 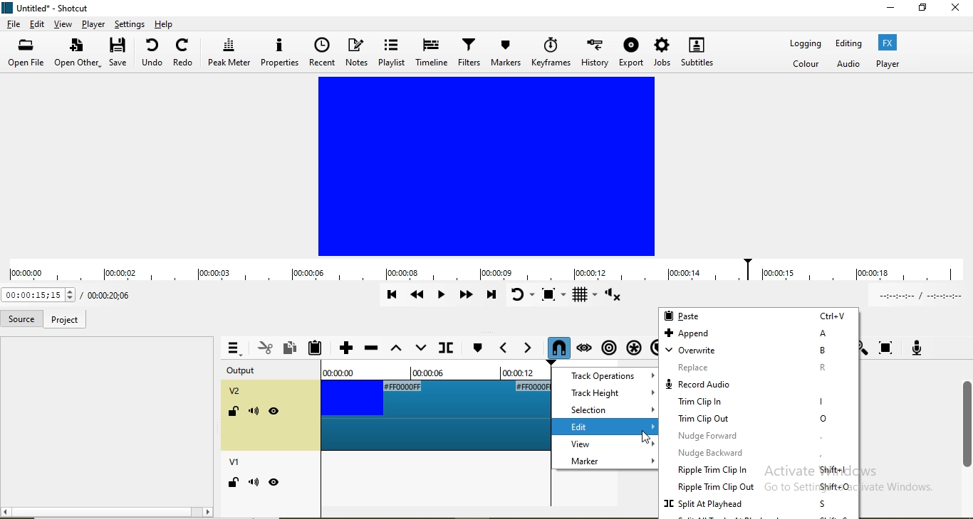 I want to click on open other, so click(x=78, y=54).